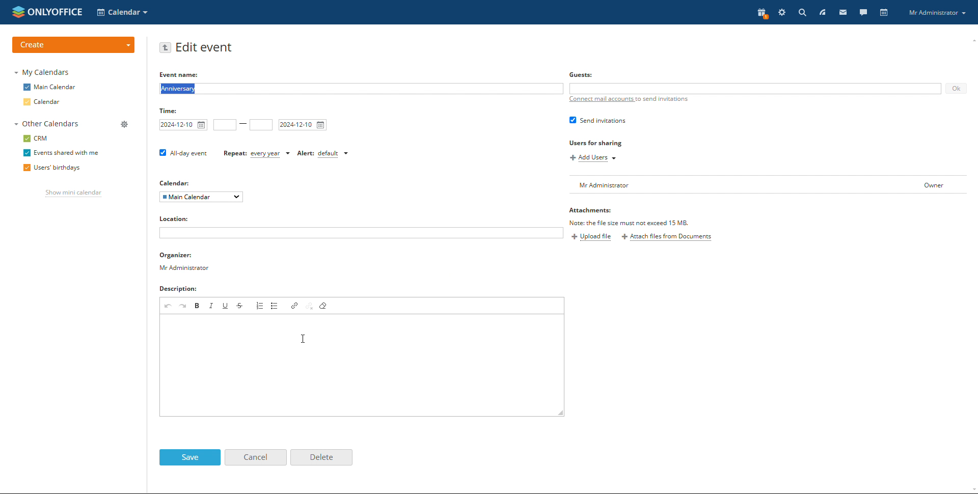 Image resolution: width=978 pixels, height=494 pixels. I want to click on attach files from documents, so click(667, 237).